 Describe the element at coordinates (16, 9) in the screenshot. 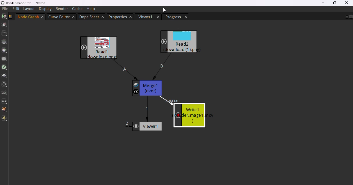

I see `edit` at that location.